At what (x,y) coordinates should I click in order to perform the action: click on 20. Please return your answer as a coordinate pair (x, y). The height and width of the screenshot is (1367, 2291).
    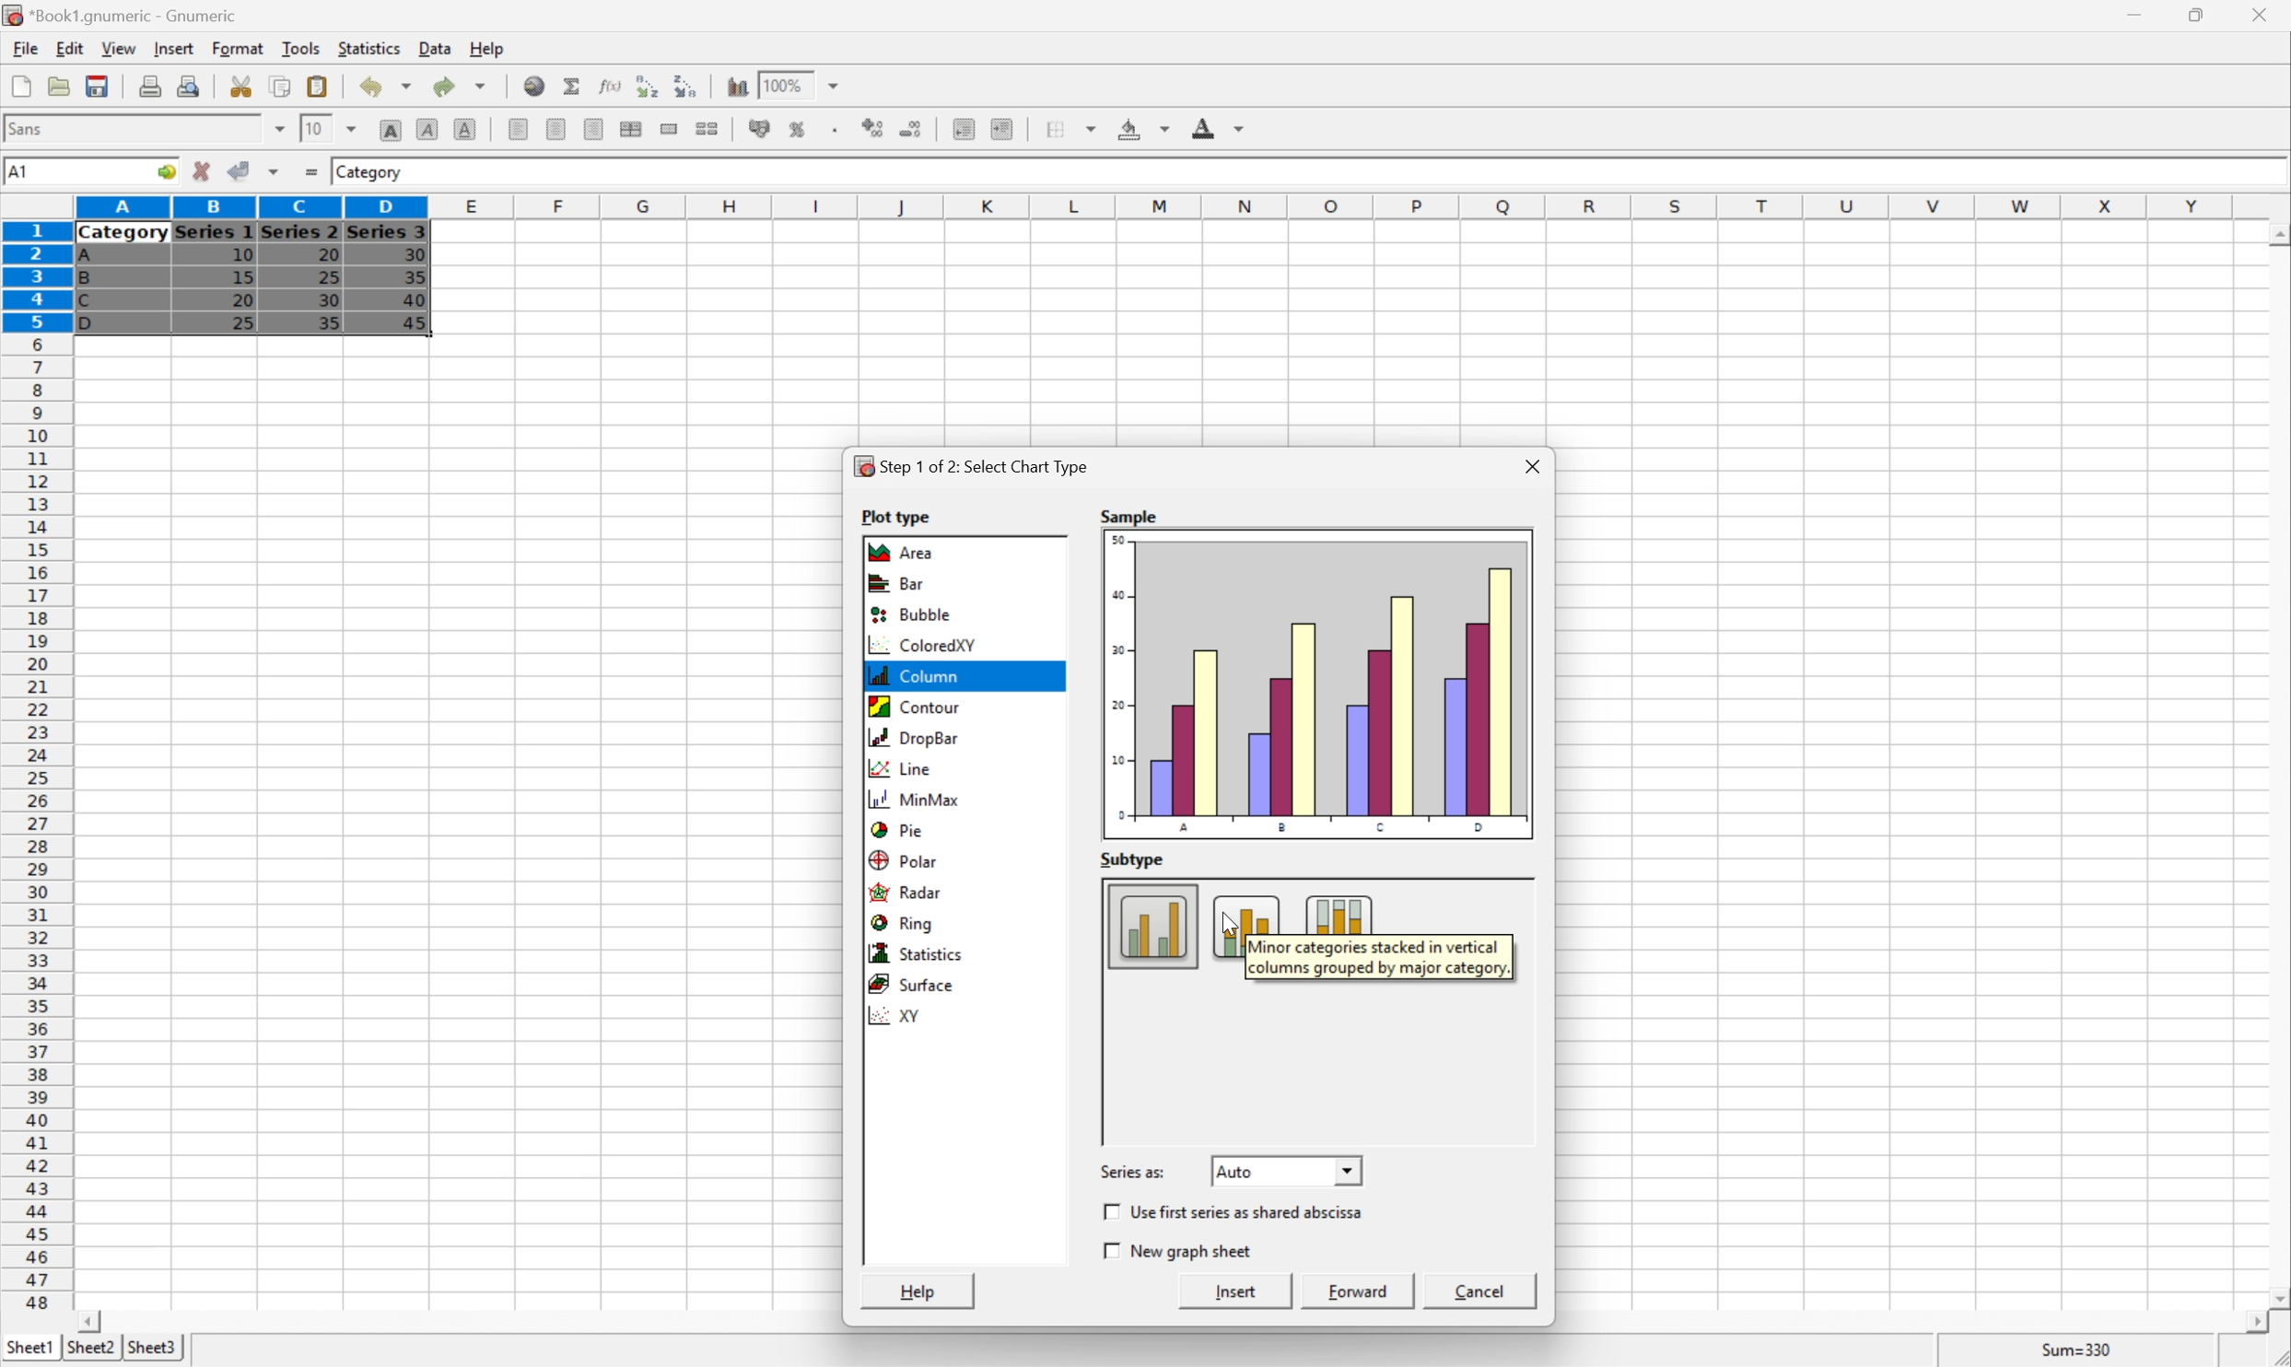
    Looking at the image, I should click on (242, 300).